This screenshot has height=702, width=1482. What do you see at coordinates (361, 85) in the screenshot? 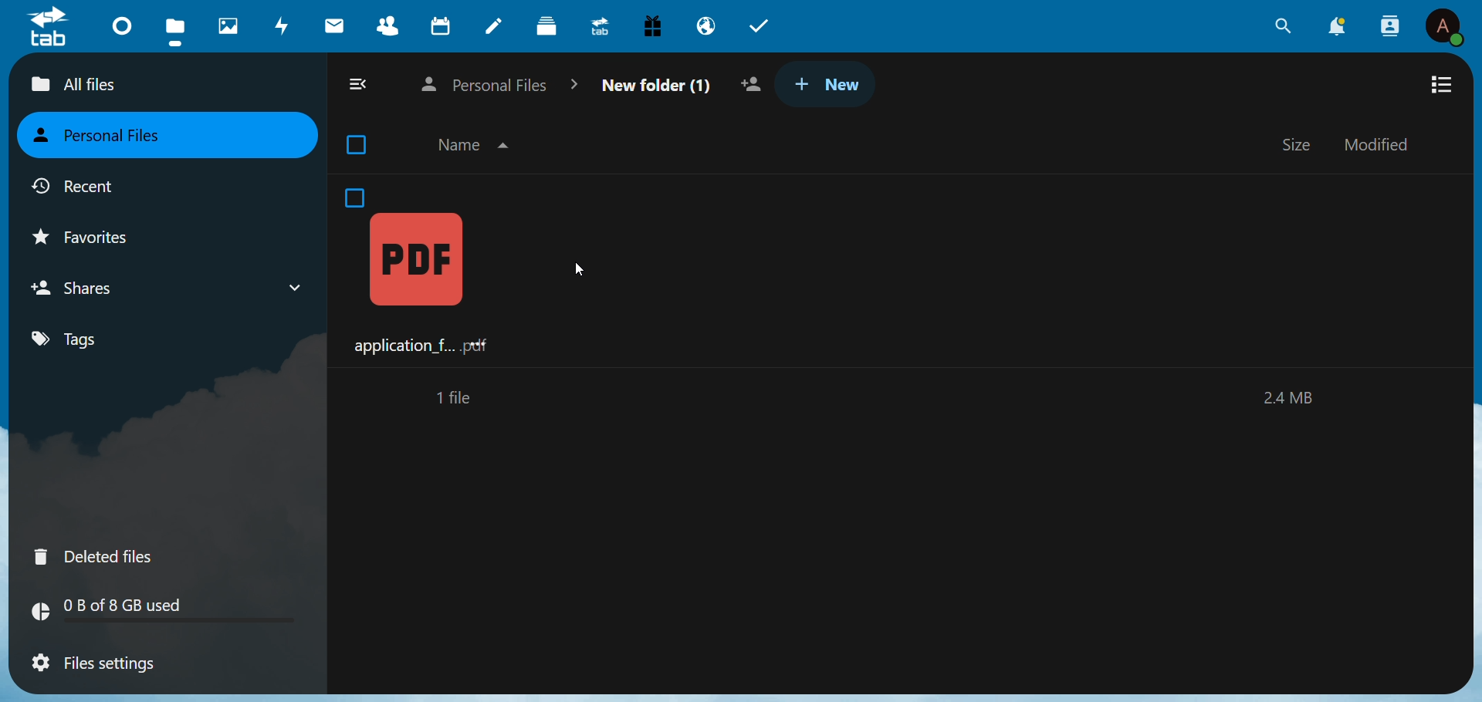
I see `collapse` at bounding box center [361, 85].